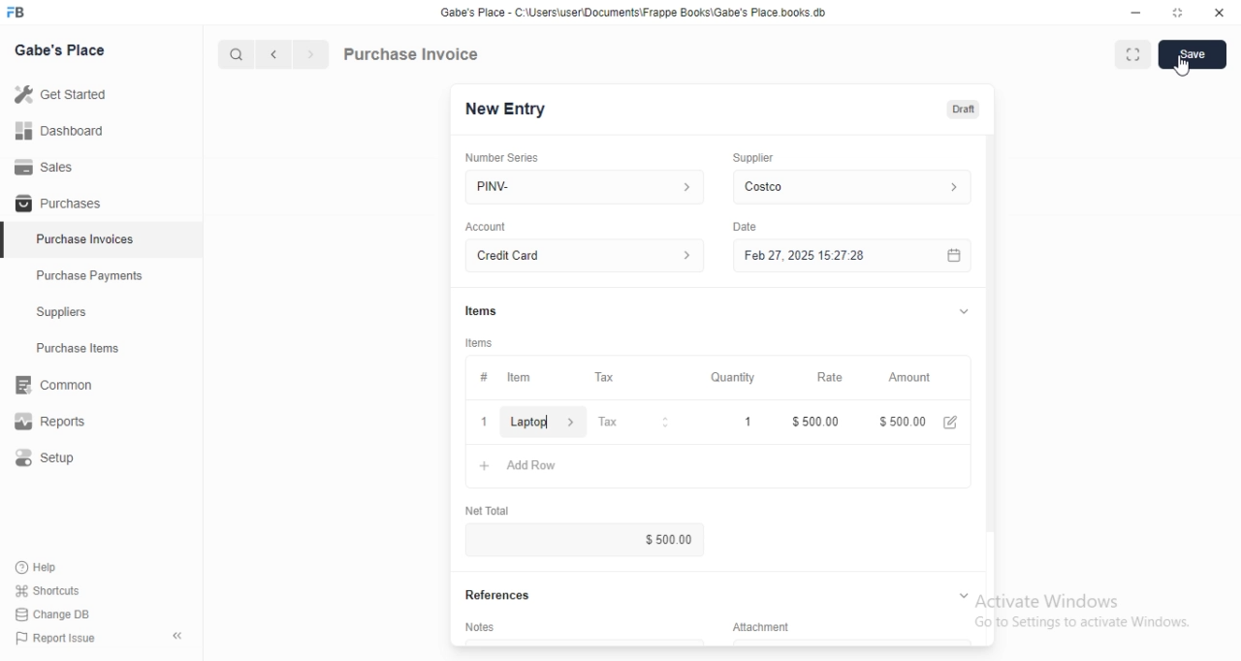 The image size is (1241, 661). What do you see at coordinates (964, 311) in the screenshot?
I see `Collapse` at bounding box center [964, 311].